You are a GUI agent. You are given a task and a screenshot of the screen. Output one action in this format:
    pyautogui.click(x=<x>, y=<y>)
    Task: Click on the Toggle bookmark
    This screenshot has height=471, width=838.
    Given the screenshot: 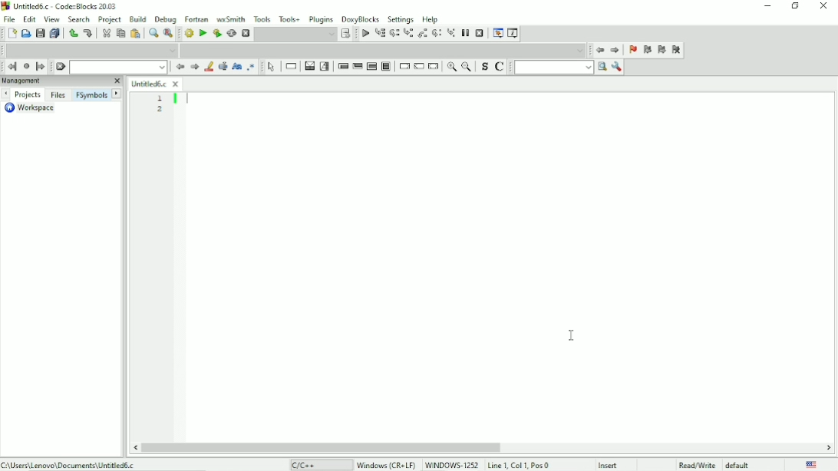 What is the action you would take?
    pyautogui.click(x=633, y=51)
    